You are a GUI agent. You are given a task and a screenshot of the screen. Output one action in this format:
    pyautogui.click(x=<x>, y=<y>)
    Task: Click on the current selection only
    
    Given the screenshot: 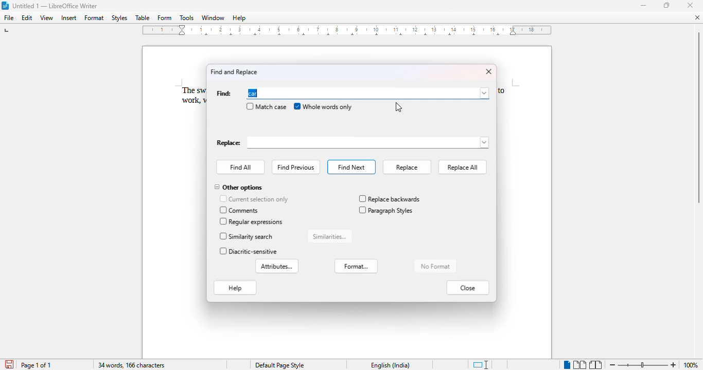 What is the action you would take?
    pyautogui.click(x=254, y=199)
    